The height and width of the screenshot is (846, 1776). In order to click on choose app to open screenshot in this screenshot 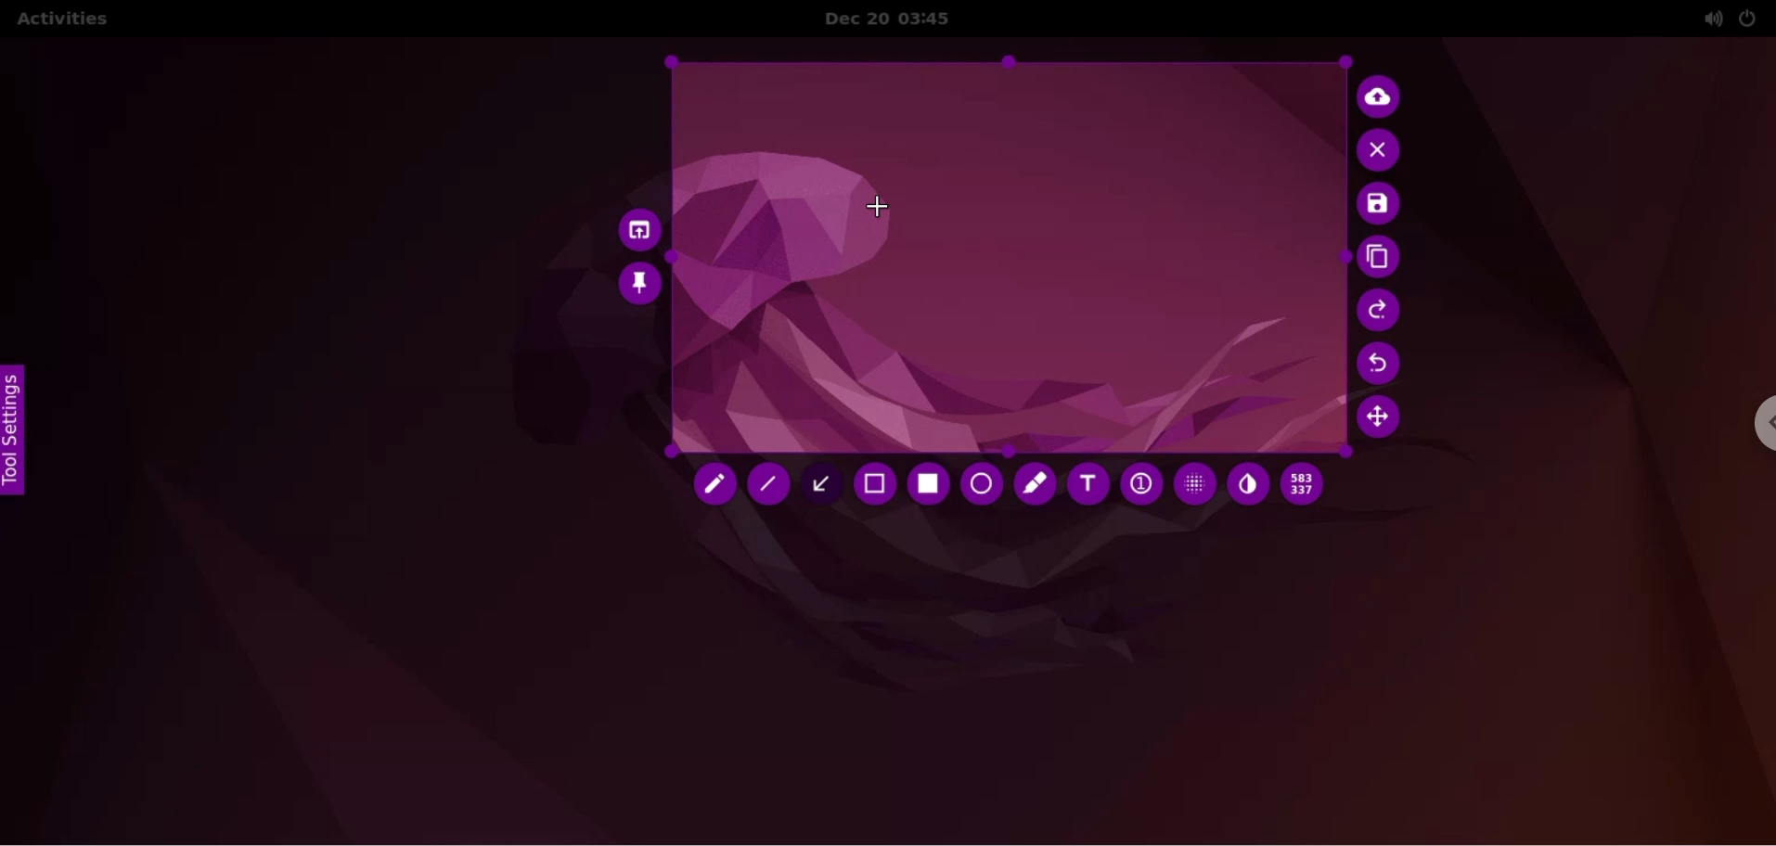, I will do `click(635, 226)`.